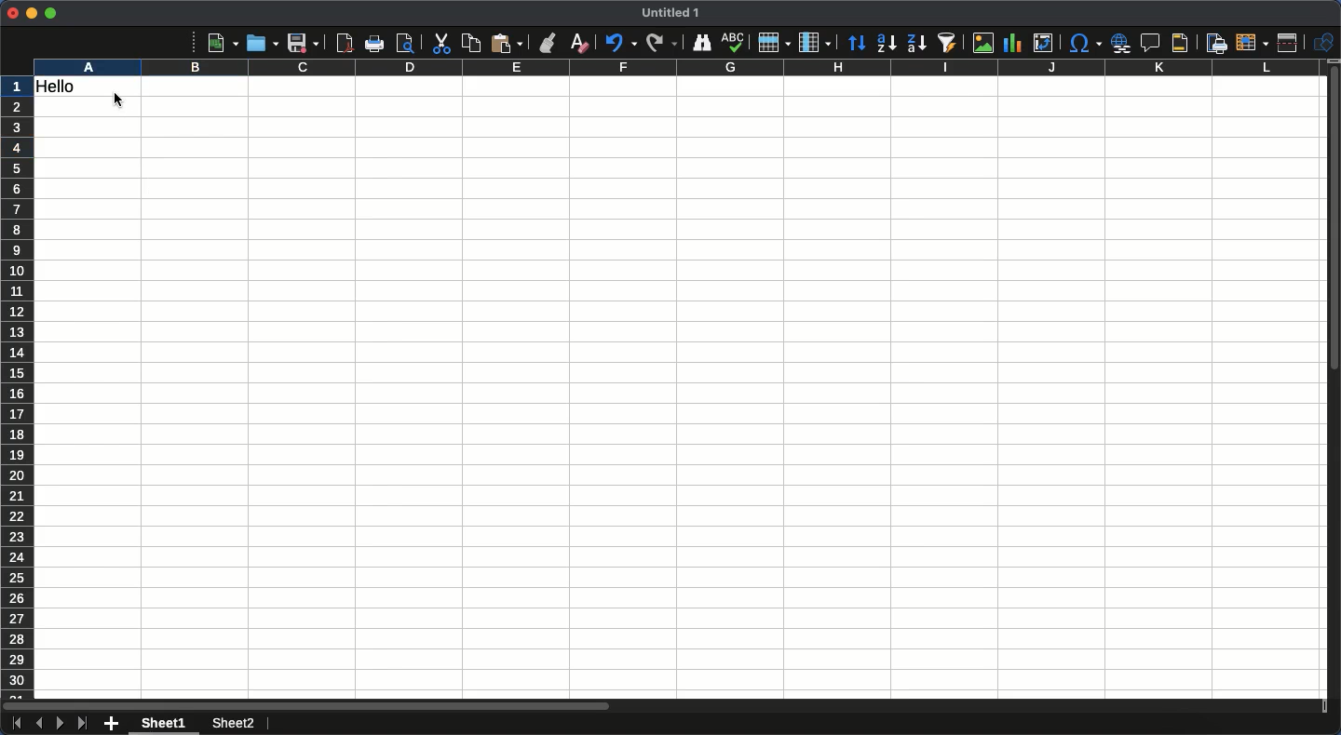  I want to click on Last sheet, so click(82, 723).